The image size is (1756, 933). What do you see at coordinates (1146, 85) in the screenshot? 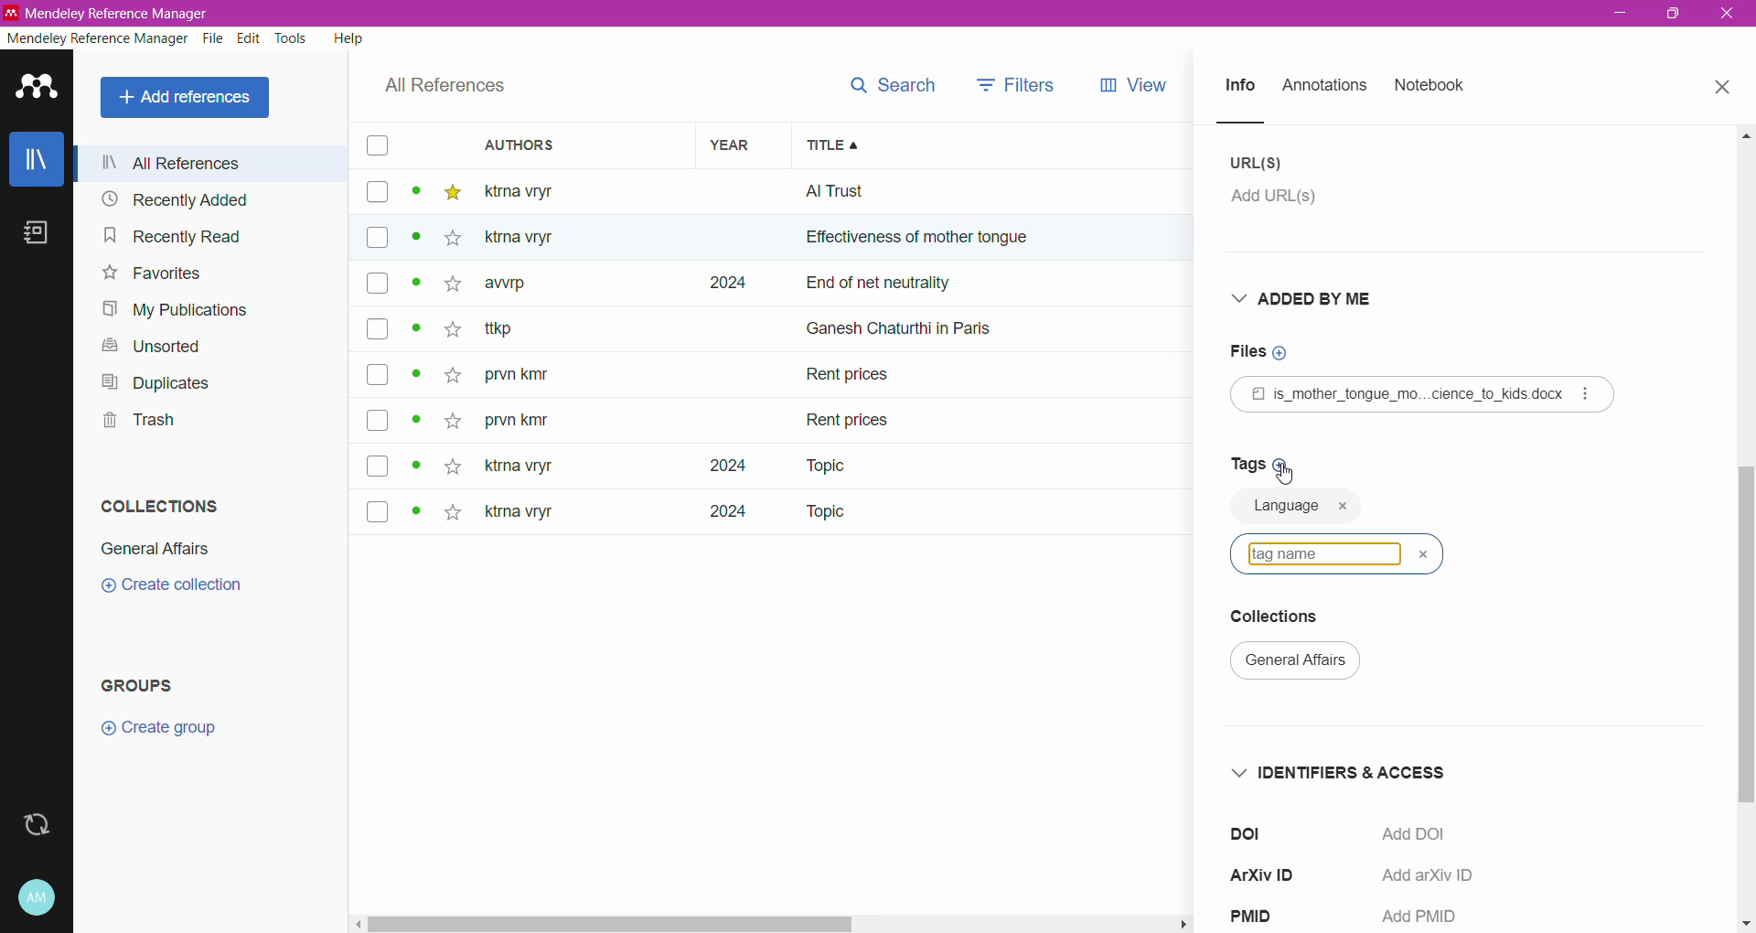
I see `views ` at bounding box center [1146, 85].